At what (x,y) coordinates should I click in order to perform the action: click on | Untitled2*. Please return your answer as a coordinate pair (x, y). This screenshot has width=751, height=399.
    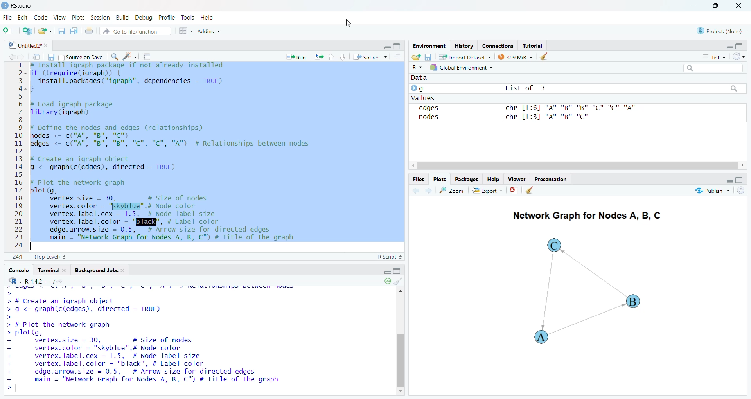
    Looking at the image, I should click on (25, 46).